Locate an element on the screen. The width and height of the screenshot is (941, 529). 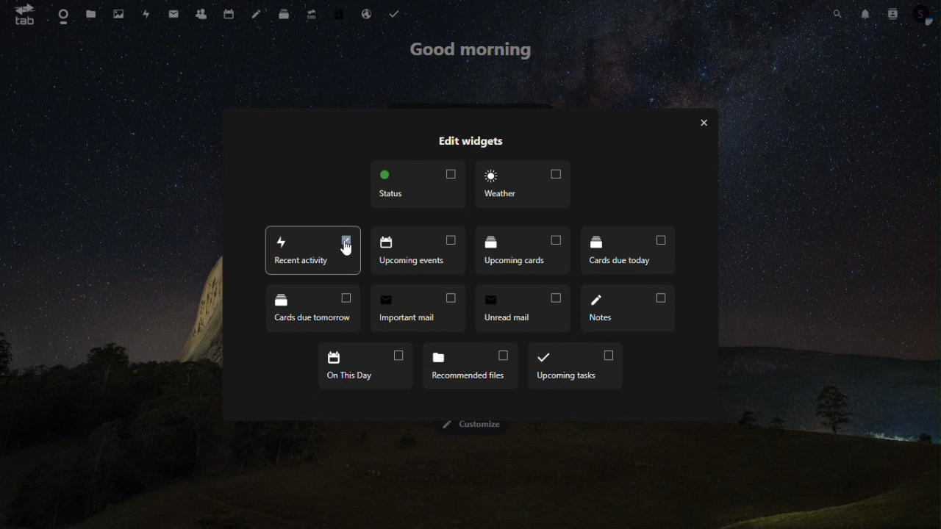
mail is located at coordinates (174, 14).